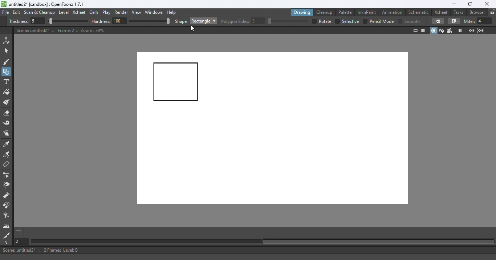  Describe the element at coordinates (19, 232) in the screenshot. I see `More options` at that location.